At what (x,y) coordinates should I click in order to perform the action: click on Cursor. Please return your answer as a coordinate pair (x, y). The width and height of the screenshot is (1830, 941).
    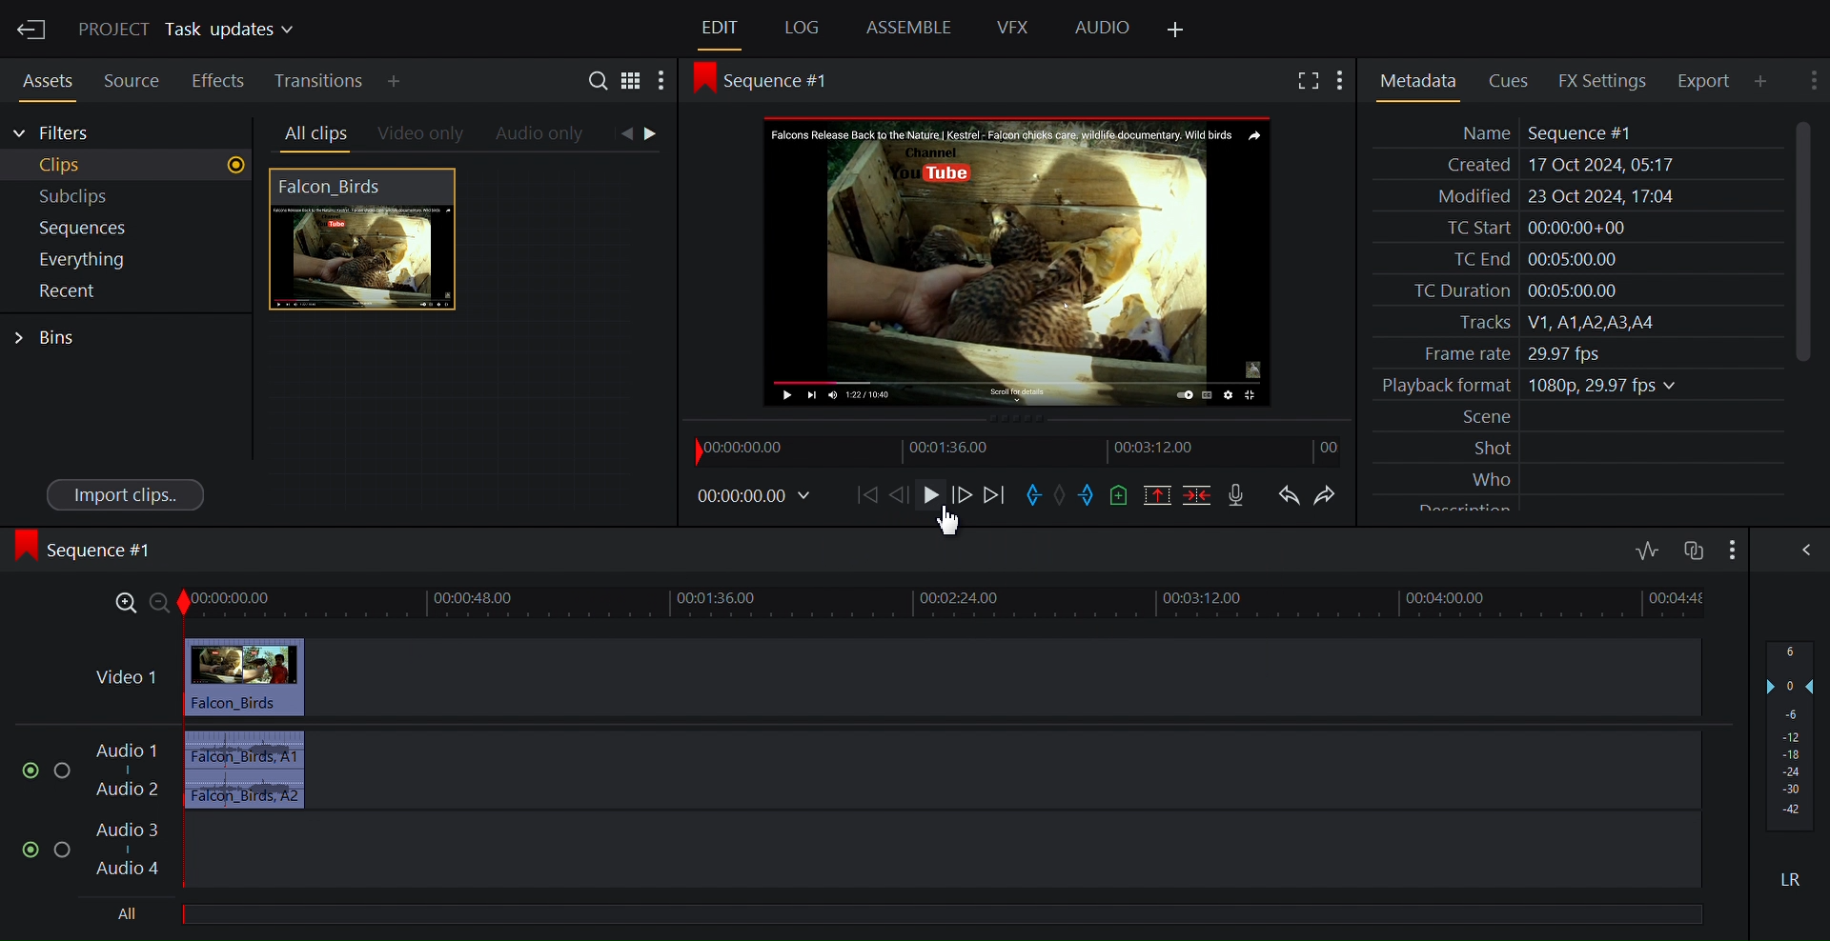
    Looking at the image, I should click on (951, 519).